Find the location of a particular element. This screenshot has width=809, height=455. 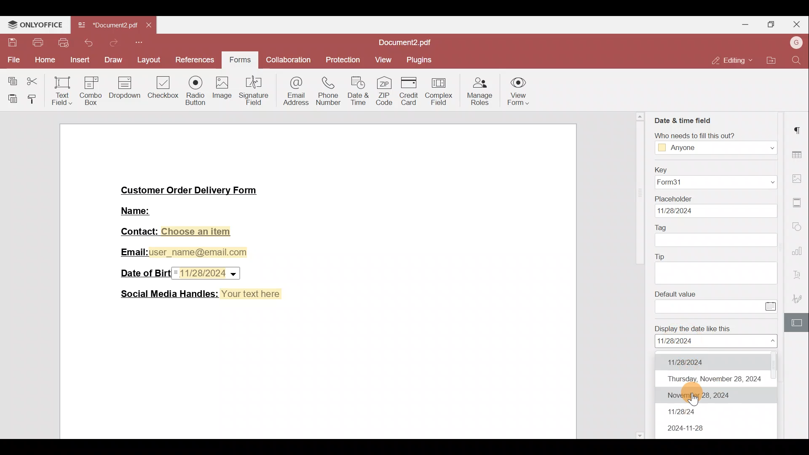

Redo is located at coordinates (111, 45).